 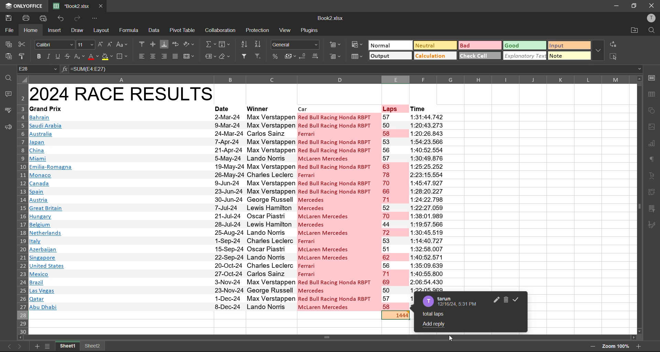 I want to click on table, so click(x=652, y=94).